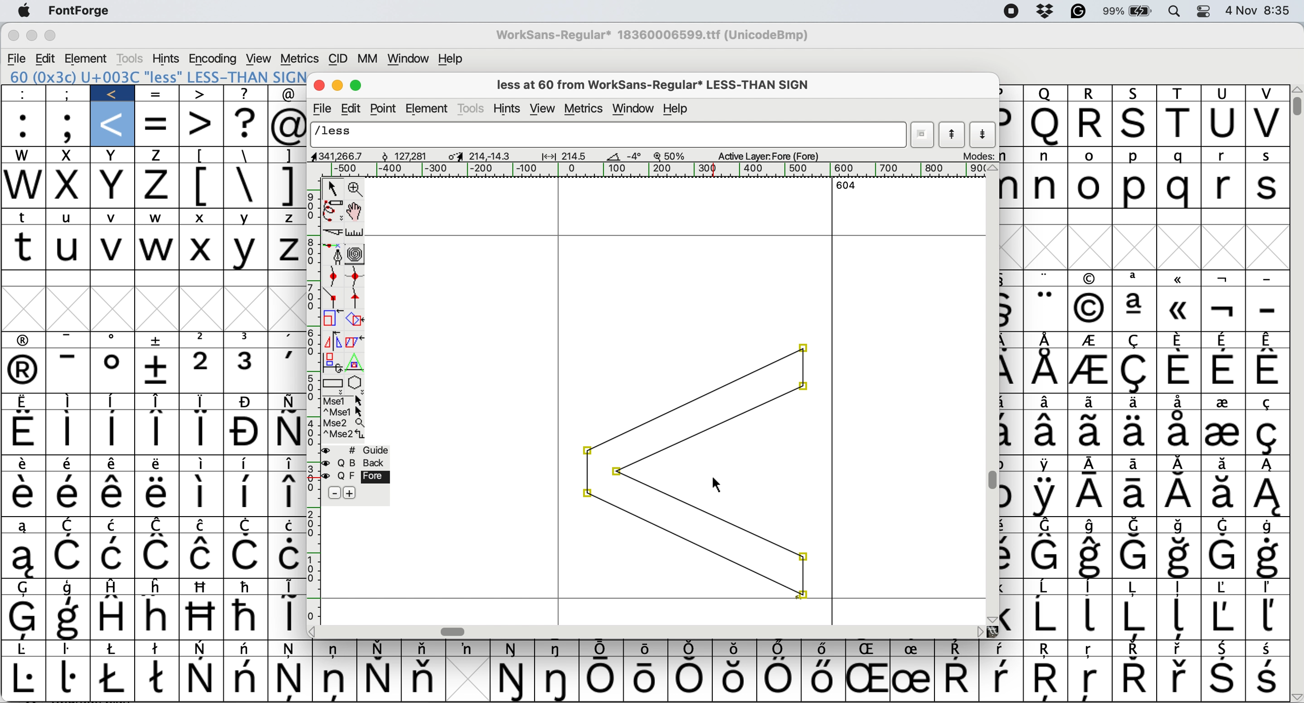  Describe the element at coordinates (671, 154) in the screenshot. I see `zoom scale` at that location.